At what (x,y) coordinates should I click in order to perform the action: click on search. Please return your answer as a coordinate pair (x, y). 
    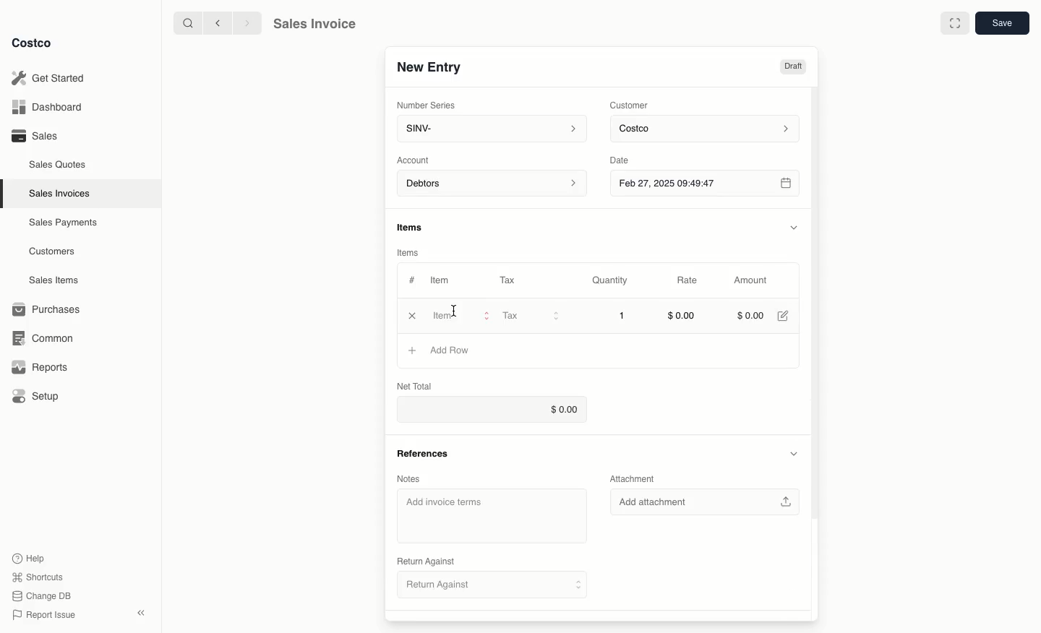
    Looking at the image, I should click on (185, 22).